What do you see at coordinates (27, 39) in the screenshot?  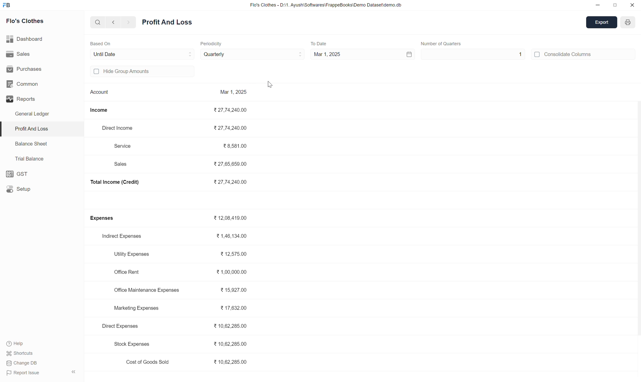 I see `Dashboard` at bounding box center [27, 39].